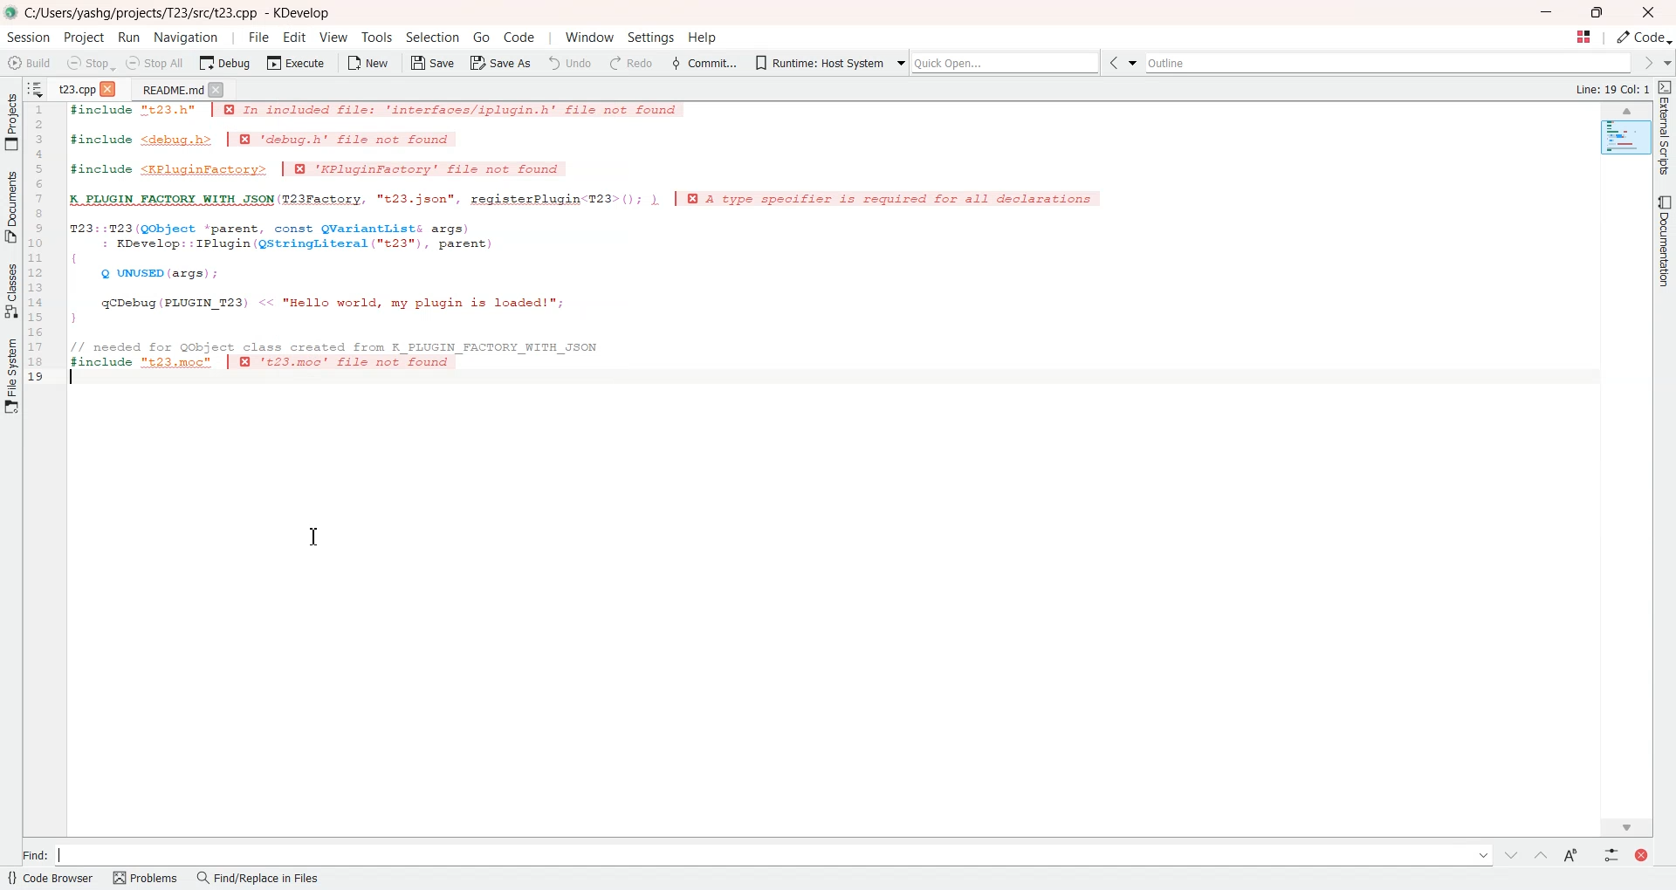 This screenshot has width=1676, height=890. What do you see at coordinates (600, 247) in the screenshot?
I see `include “t23.h" | W@ In included file: 'interfaces/iplugin.h’ file not found
include sdebug.h> | B 'debug.h’ file not found
include <KPluginFactory> | B 'KPluginFactory' file not found
_ PLUGIN FACTORY WITH JSON (T23Factory, "t23.json", registerPlugin<723>(); ) | B A type specifier is required for all declarations
23: :723 (QObject ‘parent, const QUariantListi args)
: KDevelop::IPlugin(Q@StringLiteral ("t23"), parent)
Q UNUSED (args) ;
qCDebug (PLUGIN_T23) << "Hello world, my plugin is loaded!";
/ needed for Qobject class created from K_PLUGIN FACTORY WITH_JSON
include "t23.moc” | @ '¢23.moc’ file not found` at bounding box center [600, 247].